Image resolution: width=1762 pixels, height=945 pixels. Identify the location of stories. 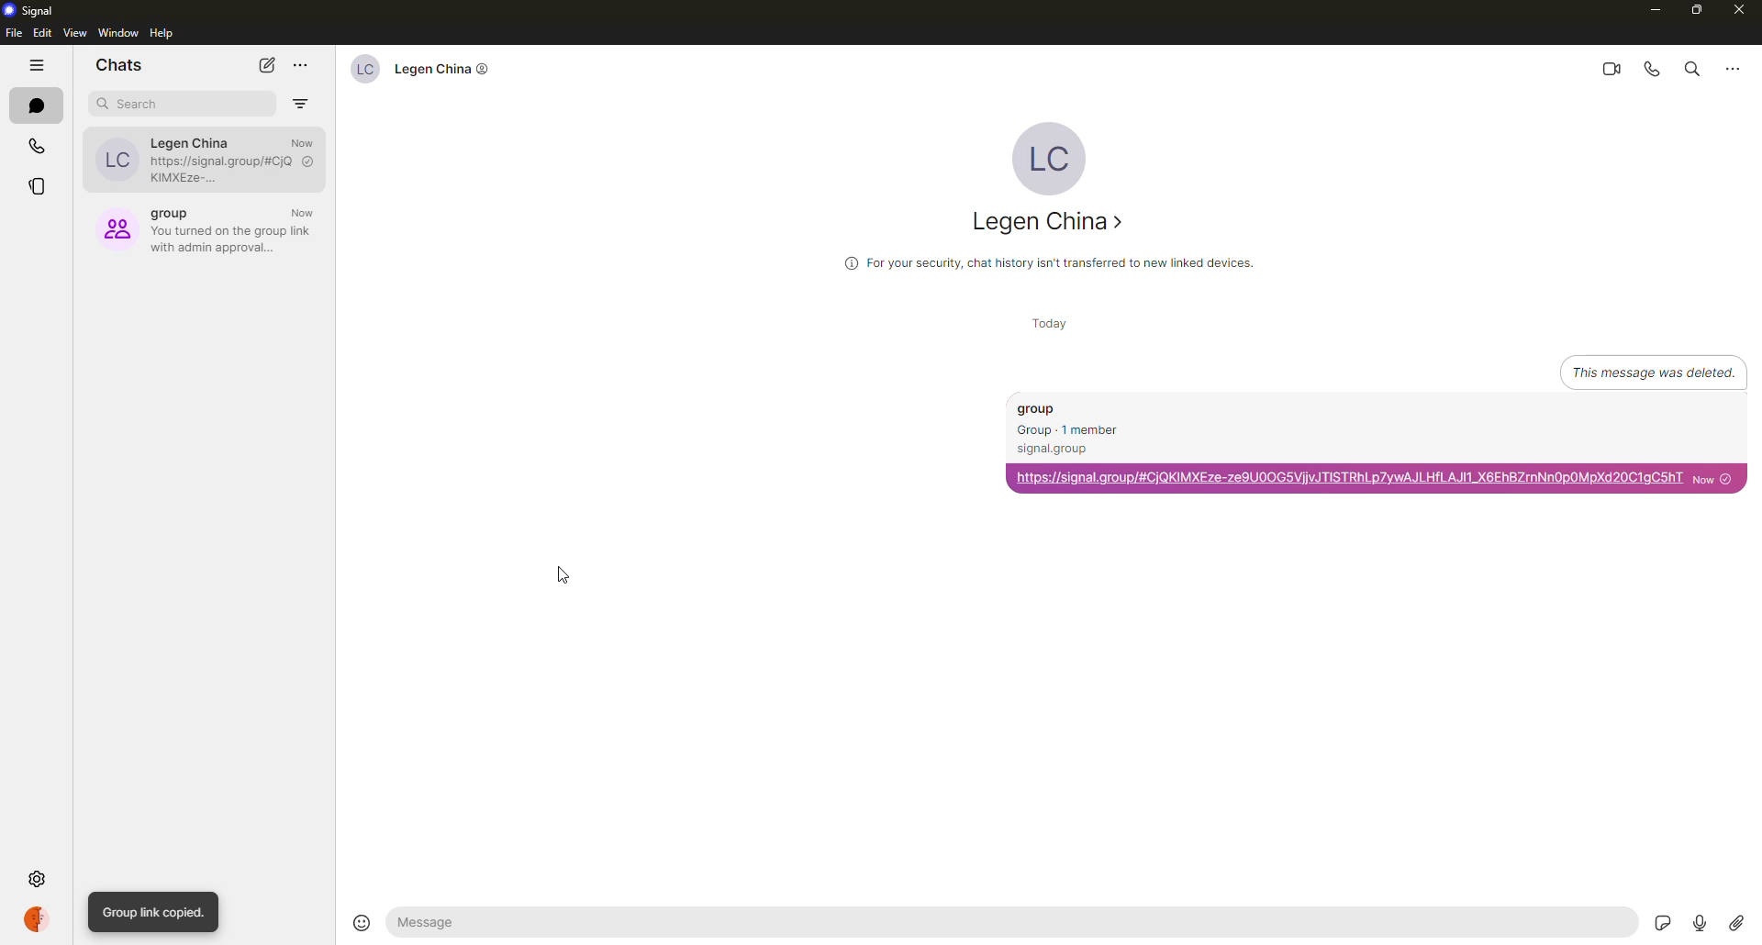
(36, 189).